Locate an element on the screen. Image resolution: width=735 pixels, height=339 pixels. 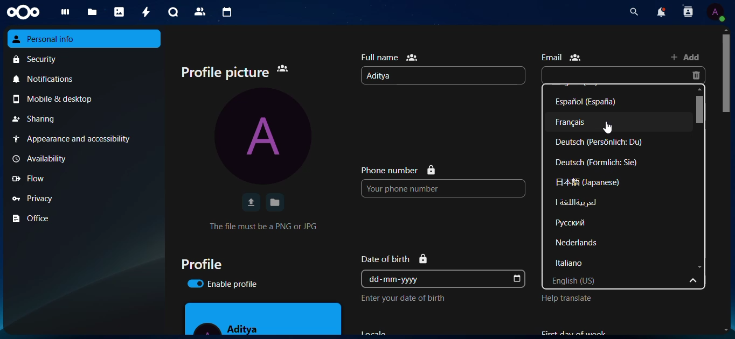
deutsch is located at coordinates (604, 142).